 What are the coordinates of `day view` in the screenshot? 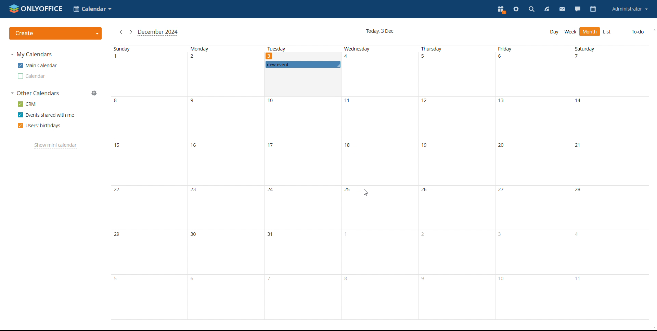 It's located at (554, 32).